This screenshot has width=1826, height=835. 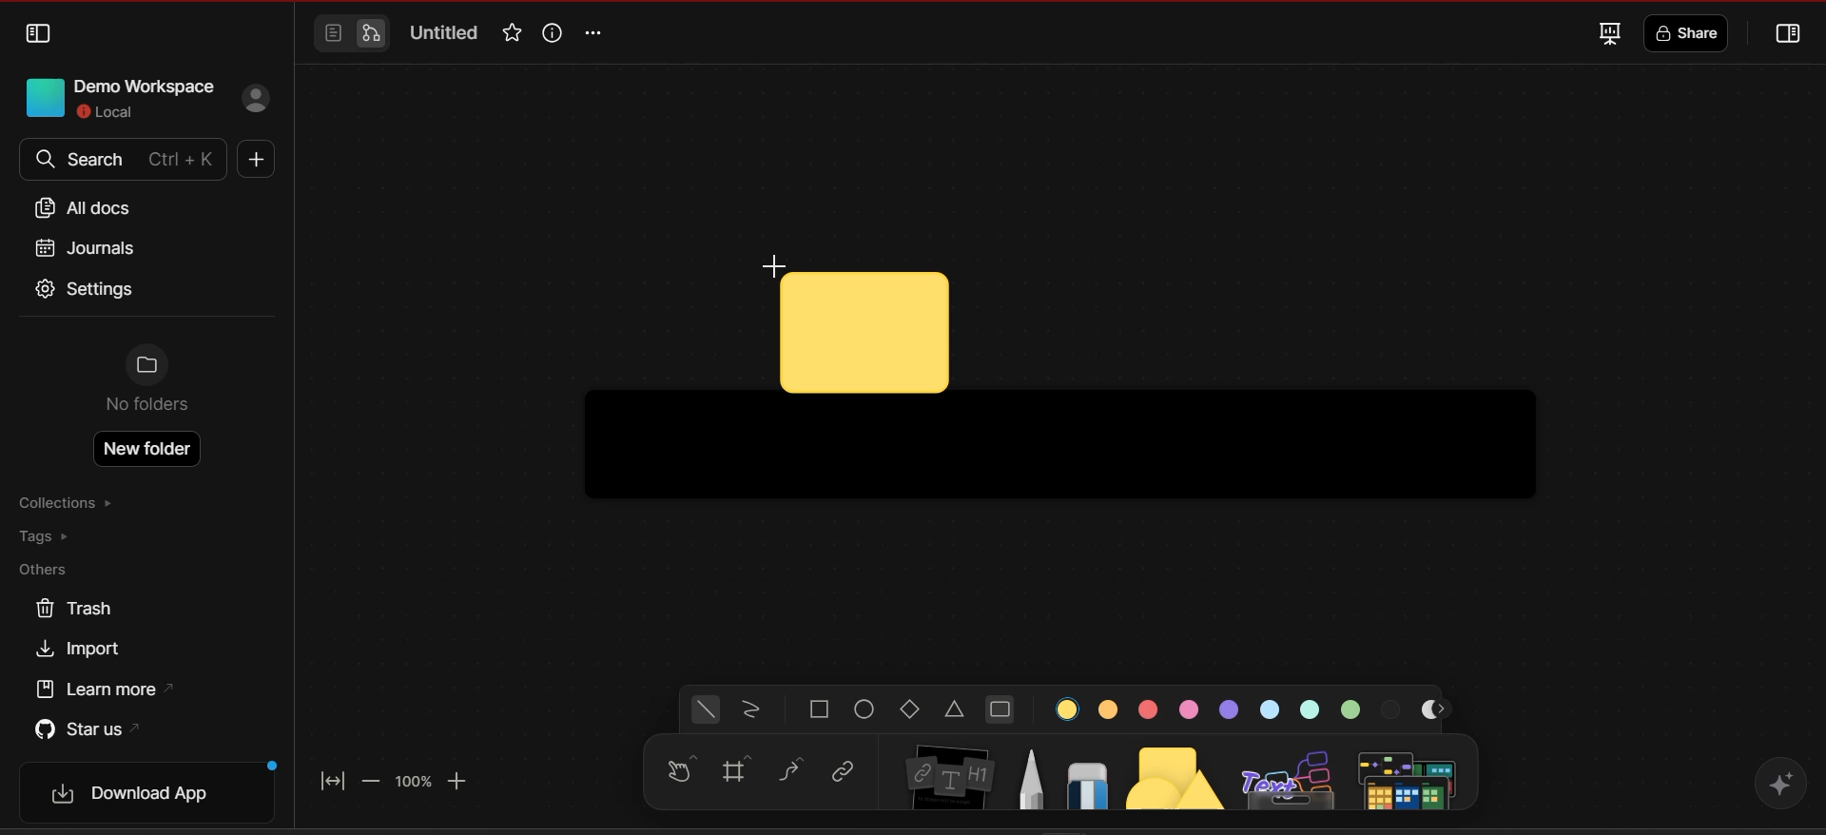 I want to click on general, so click(x=707, y=710).